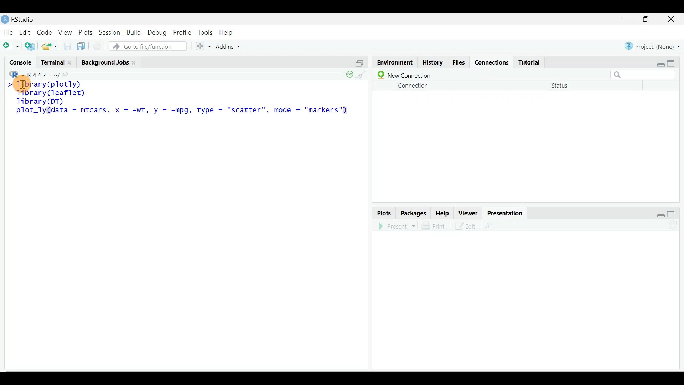  What do you see at coordinates (50, 47) in the screenshot?
I see `Open an existing file` at bounding box center [50, 47].